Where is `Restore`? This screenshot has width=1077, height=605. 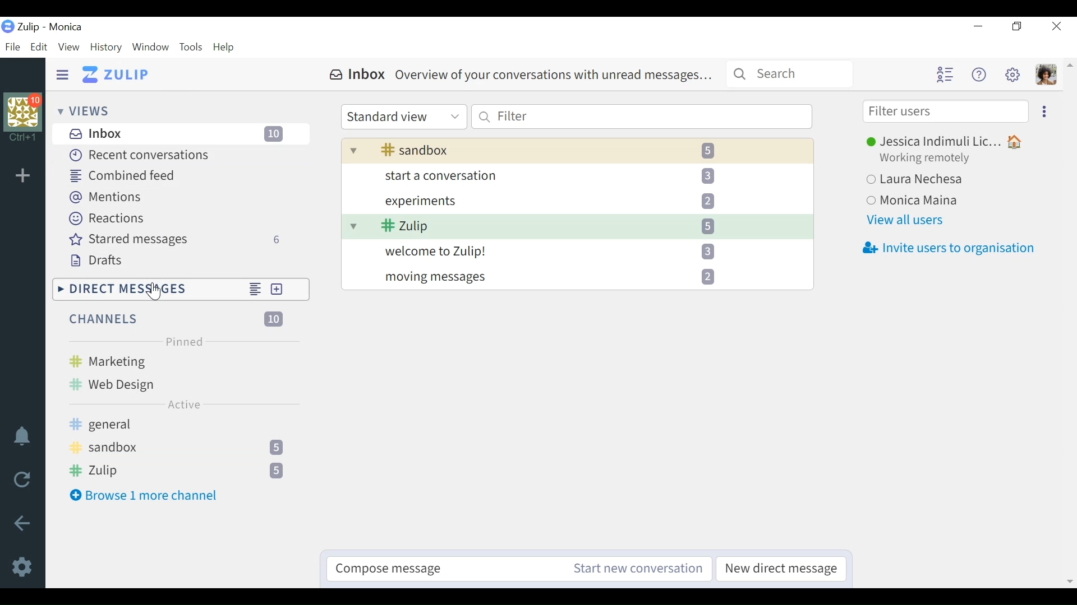 Restore is located at coordinates (1016, 28).